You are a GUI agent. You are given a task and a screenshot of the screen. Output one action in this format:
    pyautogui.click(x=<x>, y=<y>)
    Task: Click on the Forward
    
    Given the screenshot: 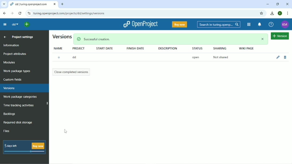 What is the action you would take?
    pyautogui.click(x=12, y=13)
    